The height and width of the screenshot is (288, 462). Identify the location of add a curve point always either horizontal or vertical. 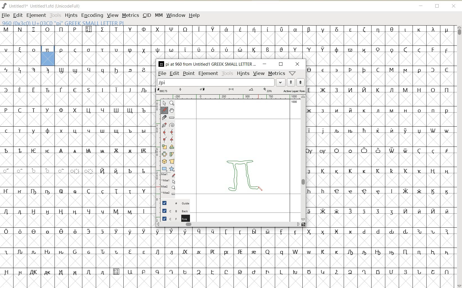
(172, 132).